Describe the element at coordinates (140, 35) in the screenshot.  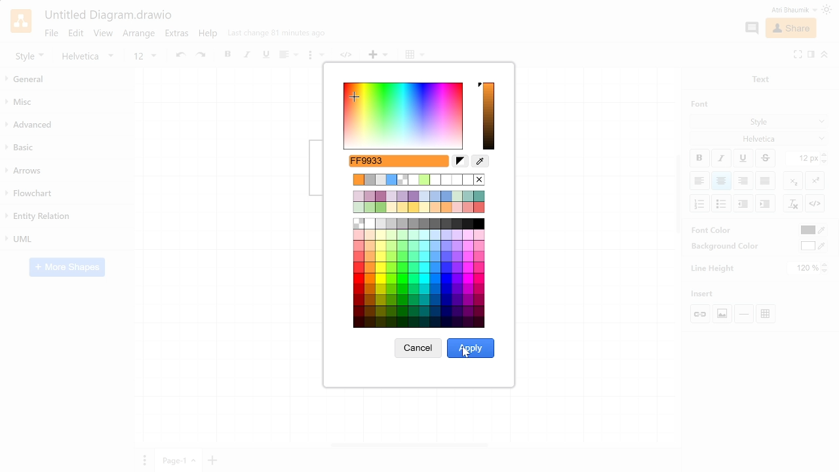
I see `Arrange` at that location.